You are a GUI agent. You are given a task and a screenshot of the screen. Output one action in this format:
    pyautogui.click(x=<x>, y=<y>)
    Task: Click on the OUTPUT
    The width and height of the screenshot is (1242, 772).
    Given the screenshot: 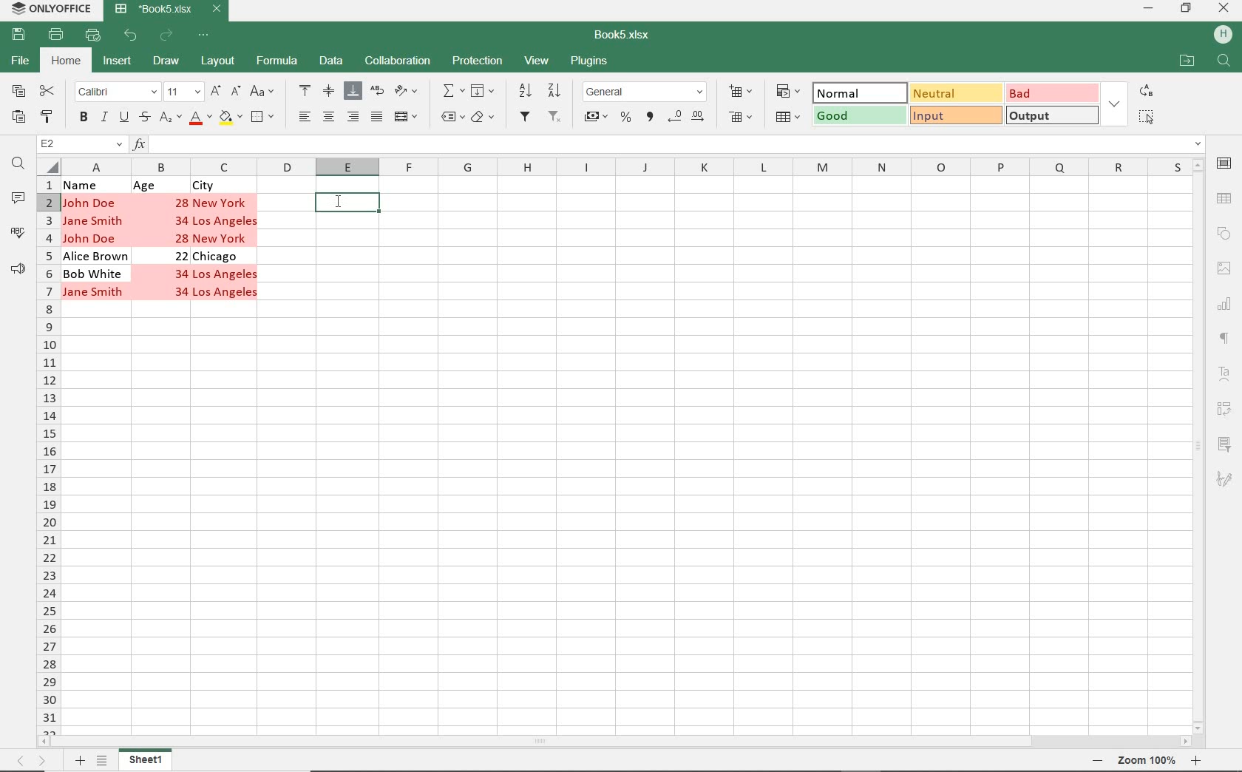 What is the action you would take?
    pyautogui.click(x=1053, y=115)
    